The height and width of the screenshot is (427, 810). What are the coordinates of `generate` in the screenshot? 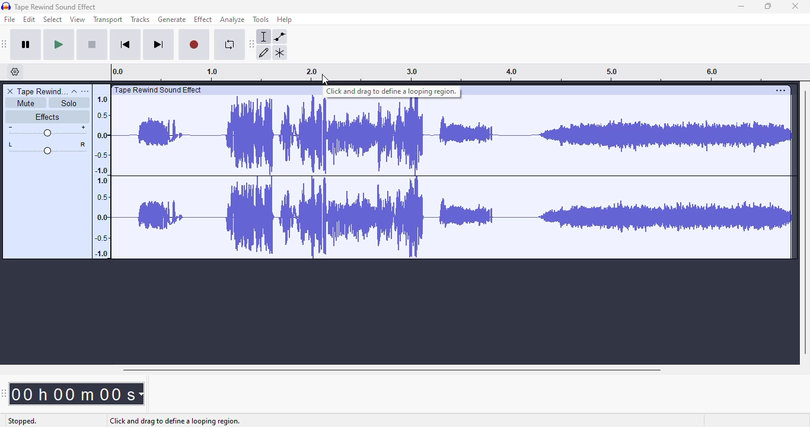 It's located at (172, 20).